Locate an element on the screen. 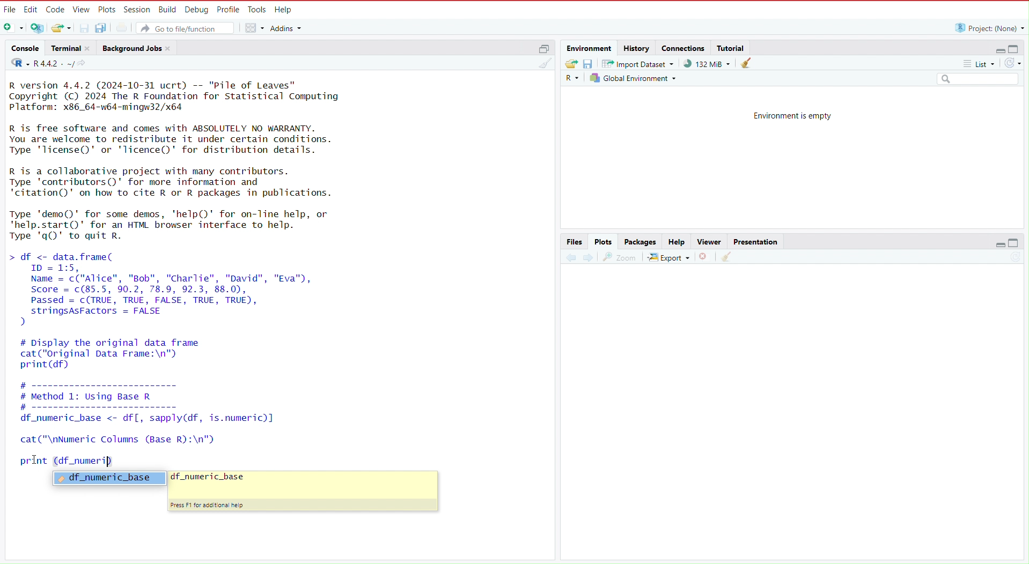  history is located at coordinates (637, 47).